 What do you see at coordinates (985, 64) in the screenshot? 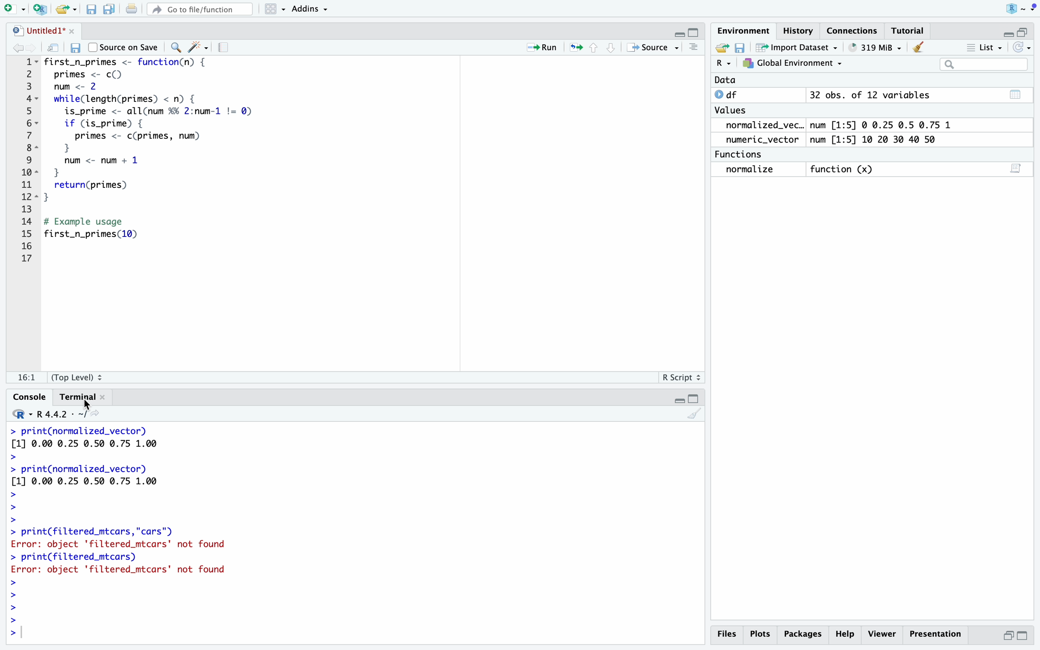
I see `search` at bounding box center [985, 64].